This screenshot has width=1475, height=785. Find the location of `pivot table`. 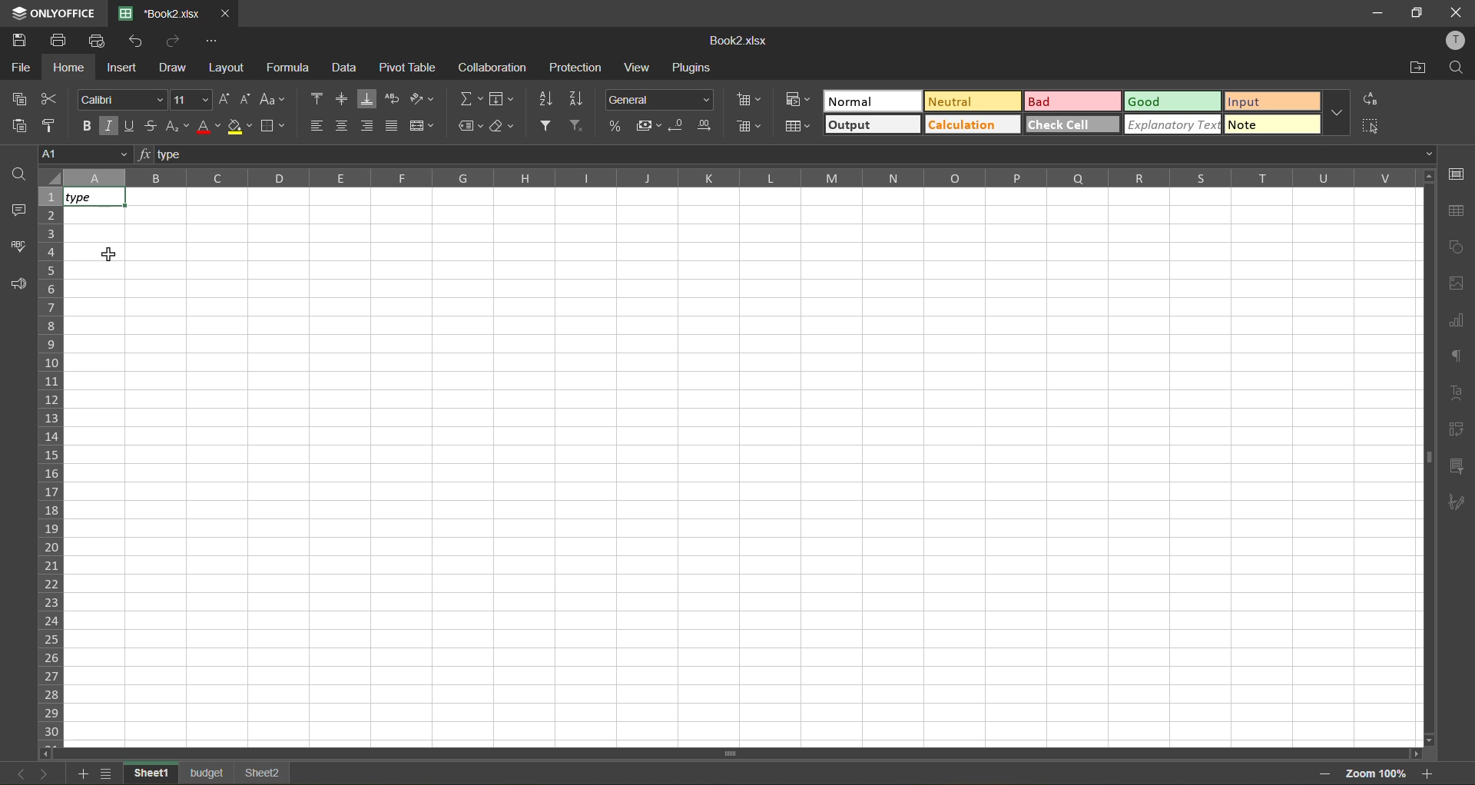

pivot table is located at coordinates (1461, 430).